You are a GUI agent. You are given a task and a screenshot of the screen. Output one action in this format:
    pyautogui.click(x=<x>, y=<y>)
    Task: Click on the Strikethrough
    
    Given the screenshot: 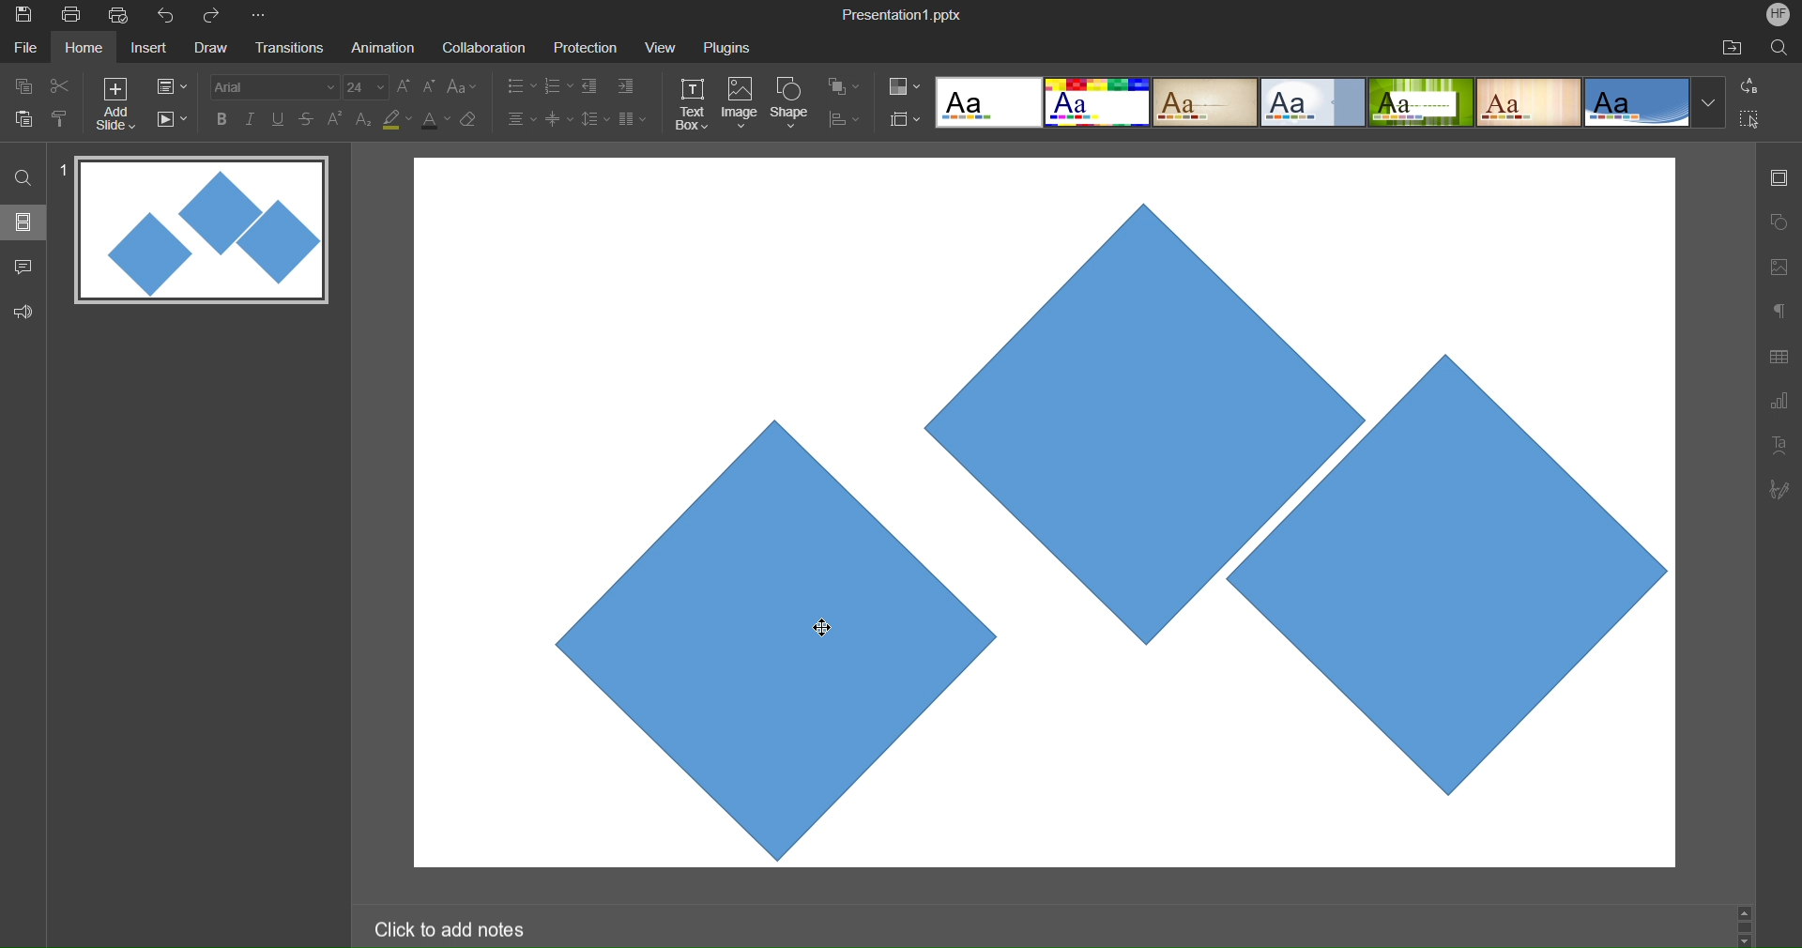 What is the action you would take?
    pyautogui.click(x=308, y=118)
    